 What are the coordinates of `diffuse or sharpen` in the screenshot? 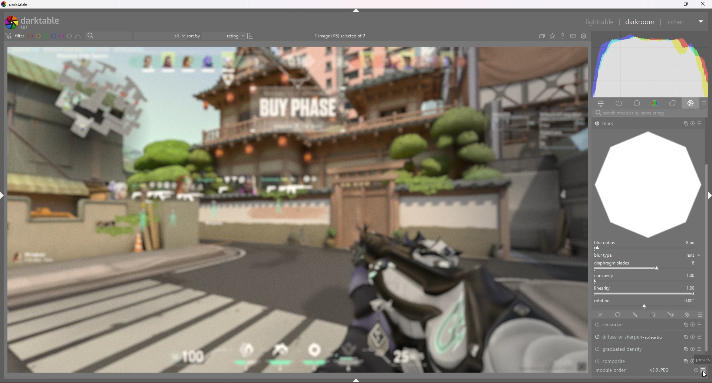 It's located at (632, 337).